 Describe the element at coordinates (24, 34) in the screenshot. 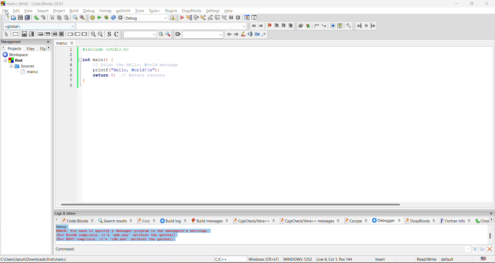

I see `decision` at that location.